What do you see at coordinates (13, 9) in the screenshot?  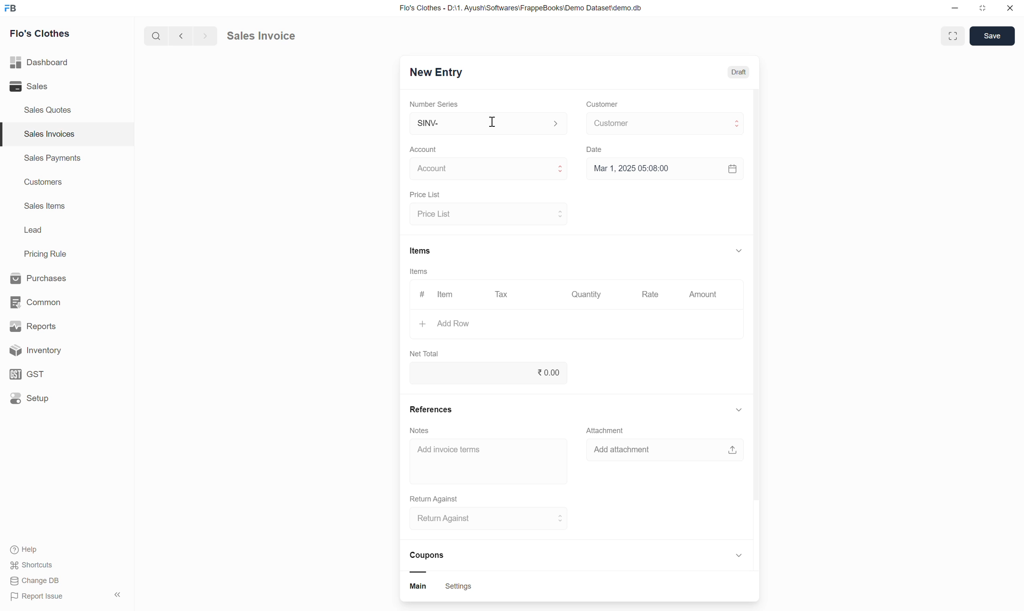 I see `Frappe Book logo` at bounding box center [13, 9].